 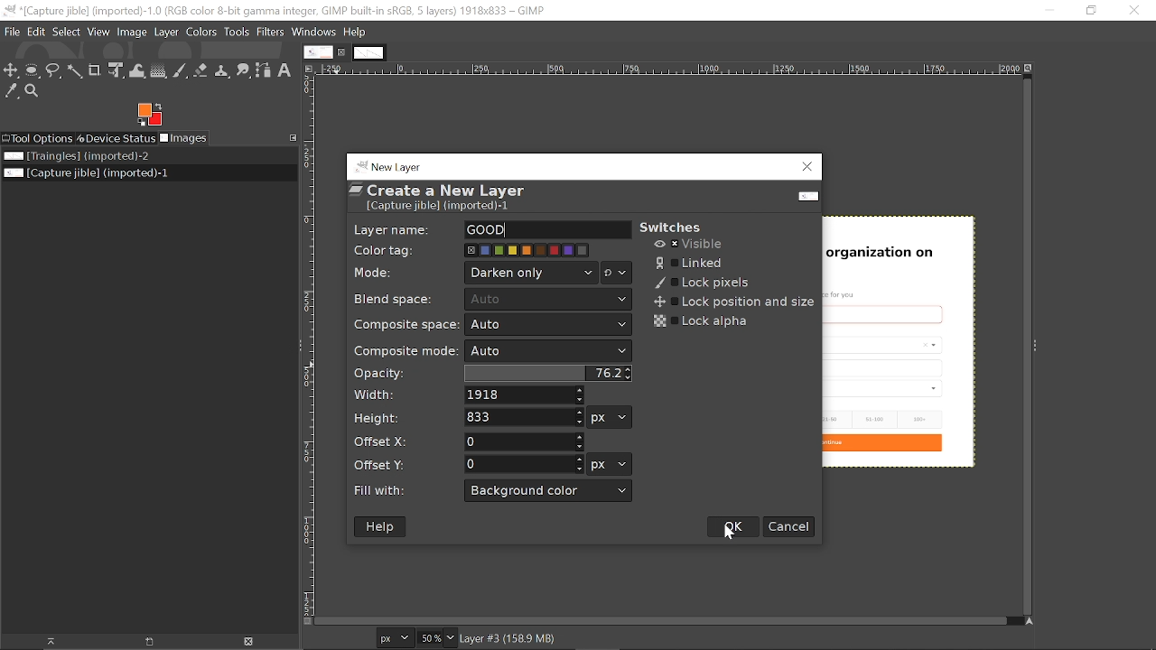 What do you see at coordinates (34, 32) in the screenshot?
I see `Edit` at bounding box center [34, 32].